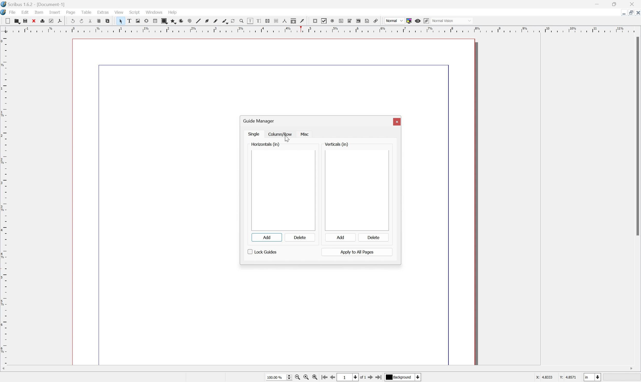 The image size is (641, 382). I want to click on preview mode, so click(418, 21).